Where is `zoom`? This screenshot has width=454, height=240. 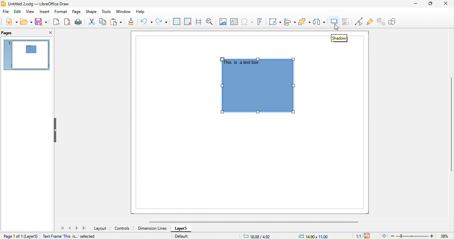
zoom is located at coordinates (412, 236).